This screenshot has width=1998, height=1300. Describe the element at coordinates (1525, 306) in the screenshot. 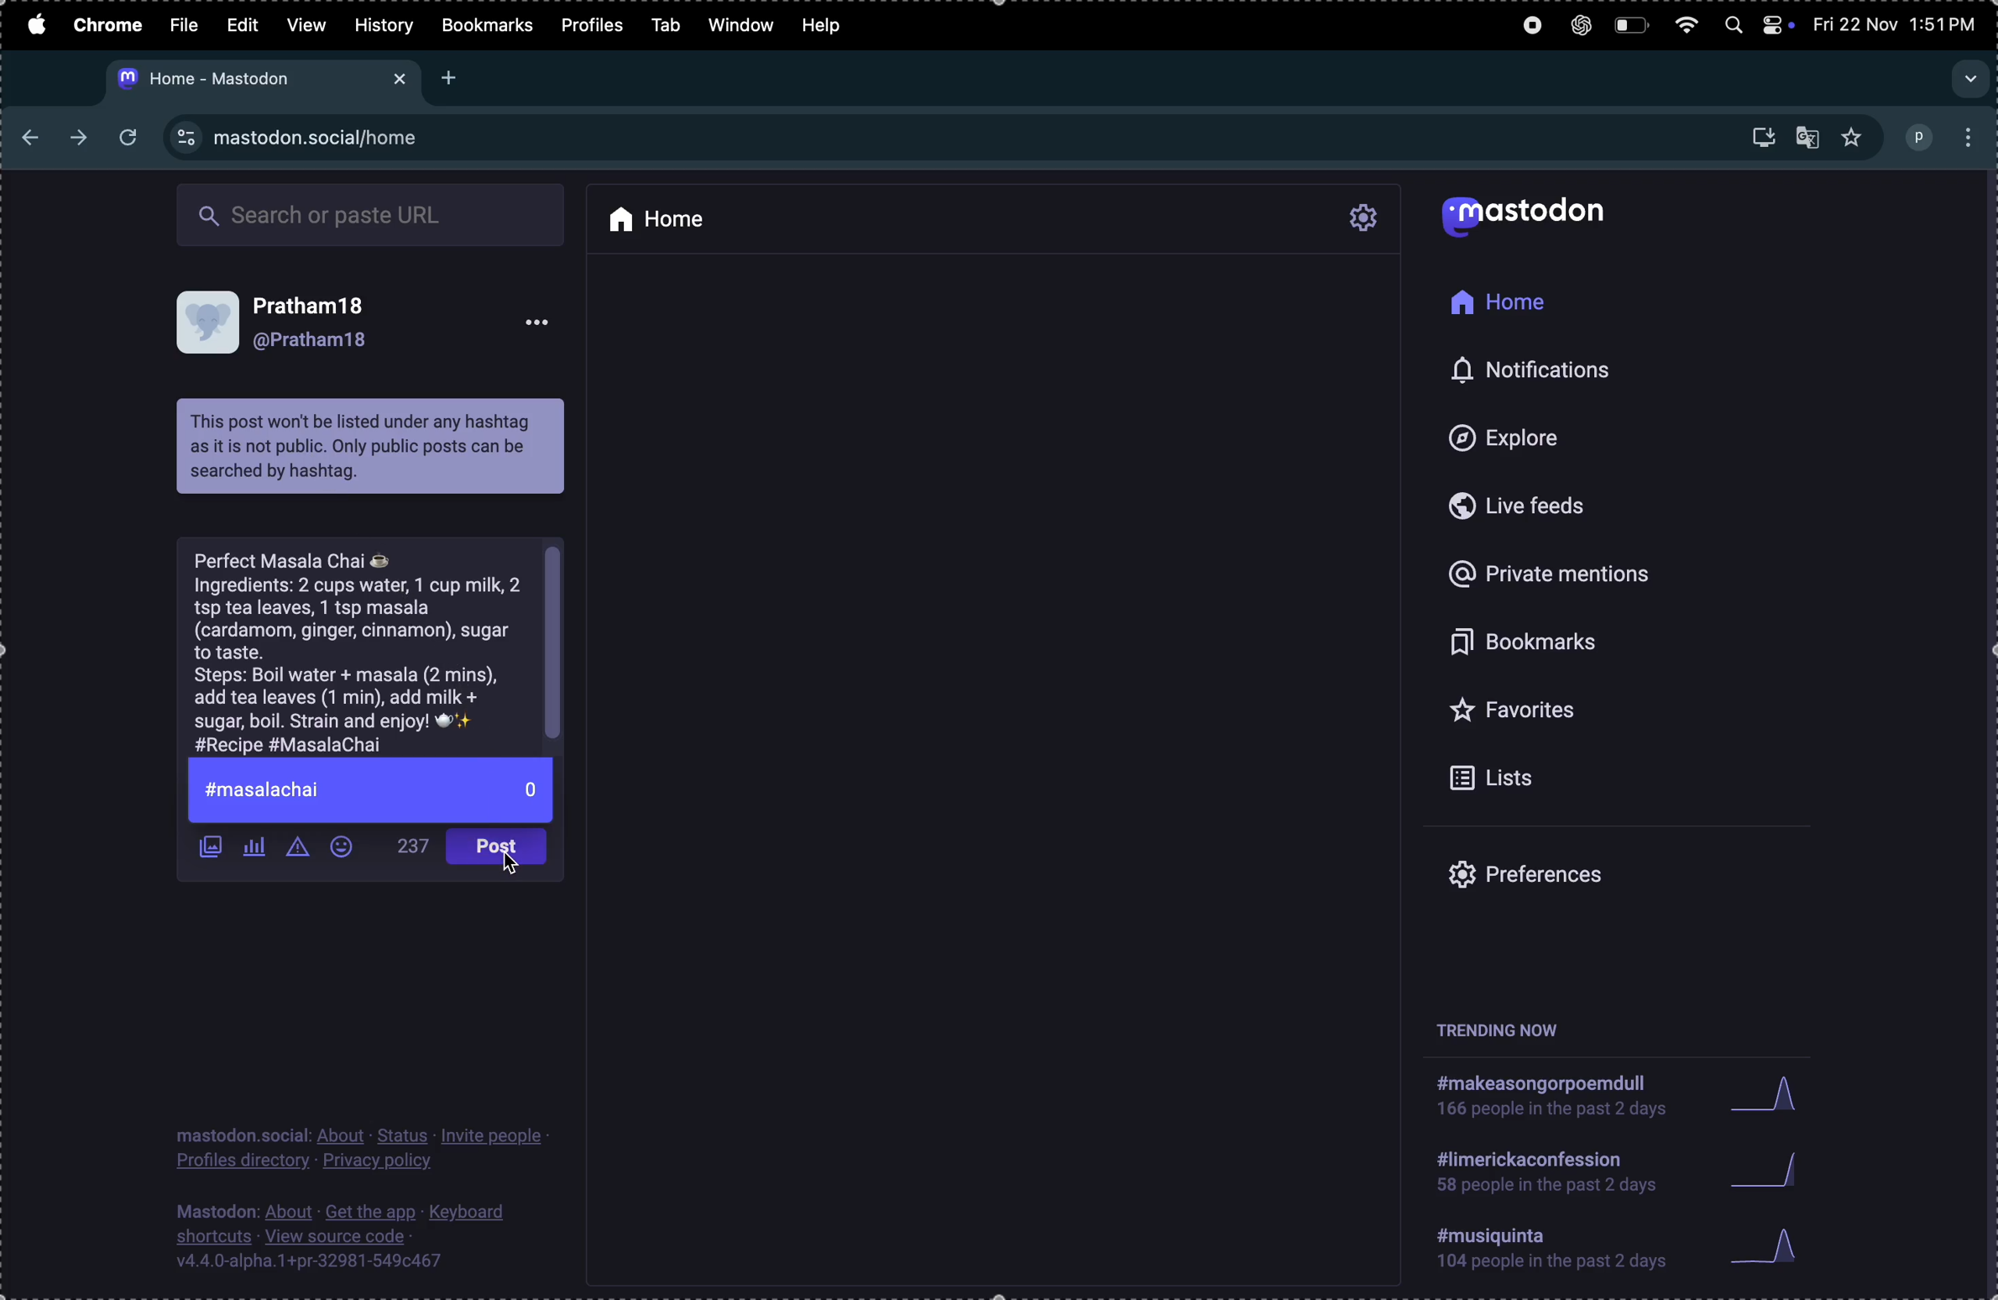

I see `home` at that location.